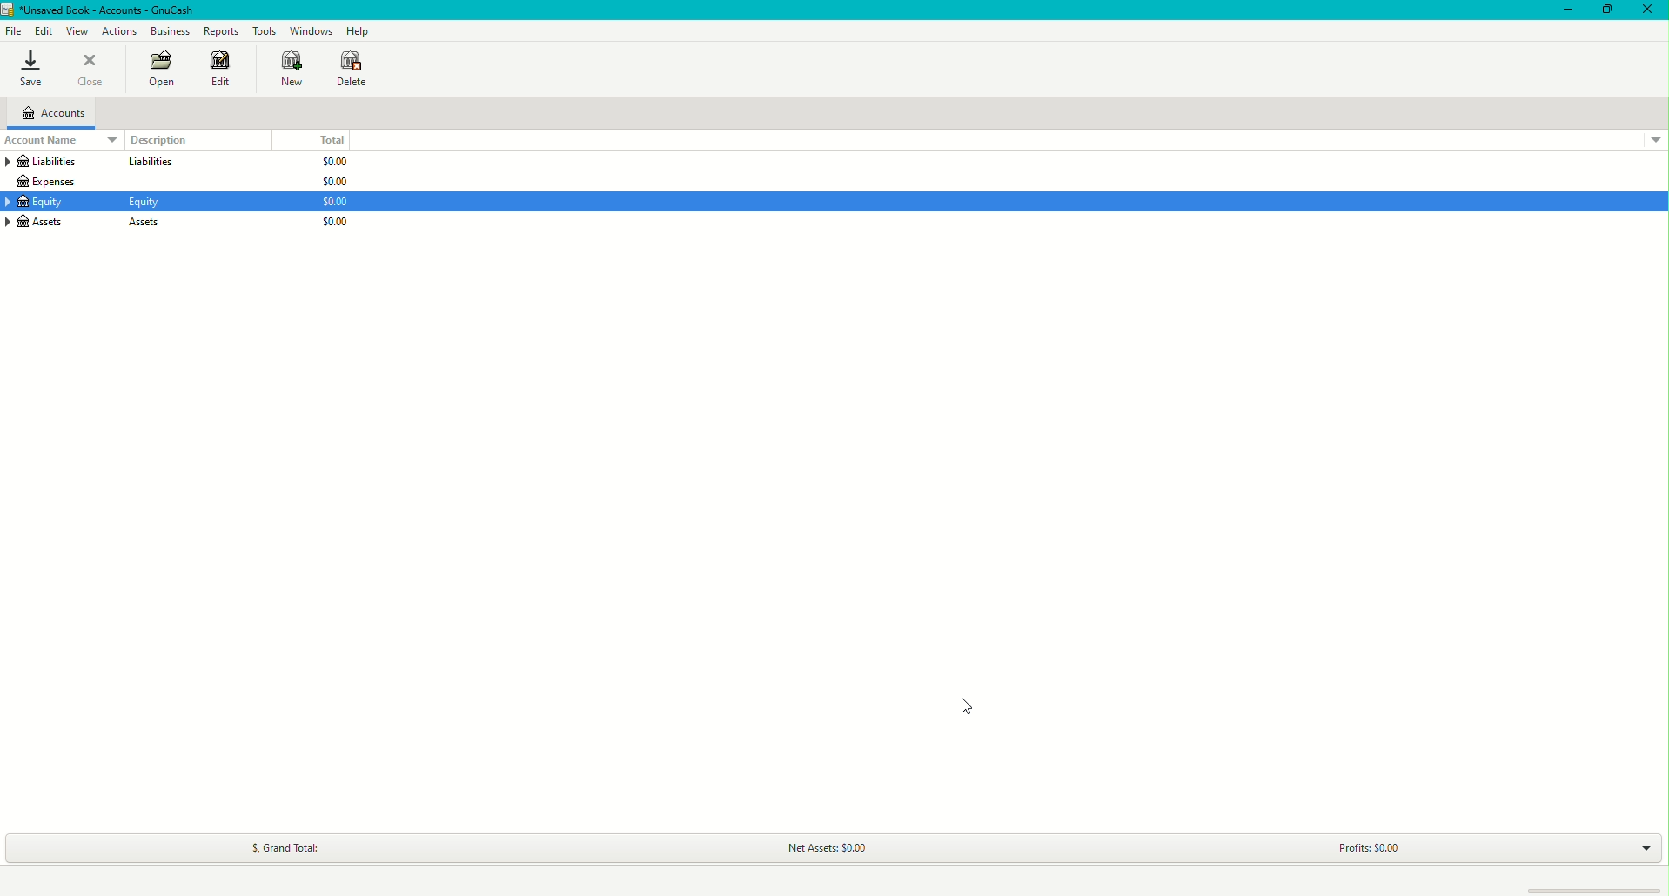 The height and width of the screenshot is (896, 1669). Describe the element at coordinates (13, 31) in the screenshot. I see `File` at that location.